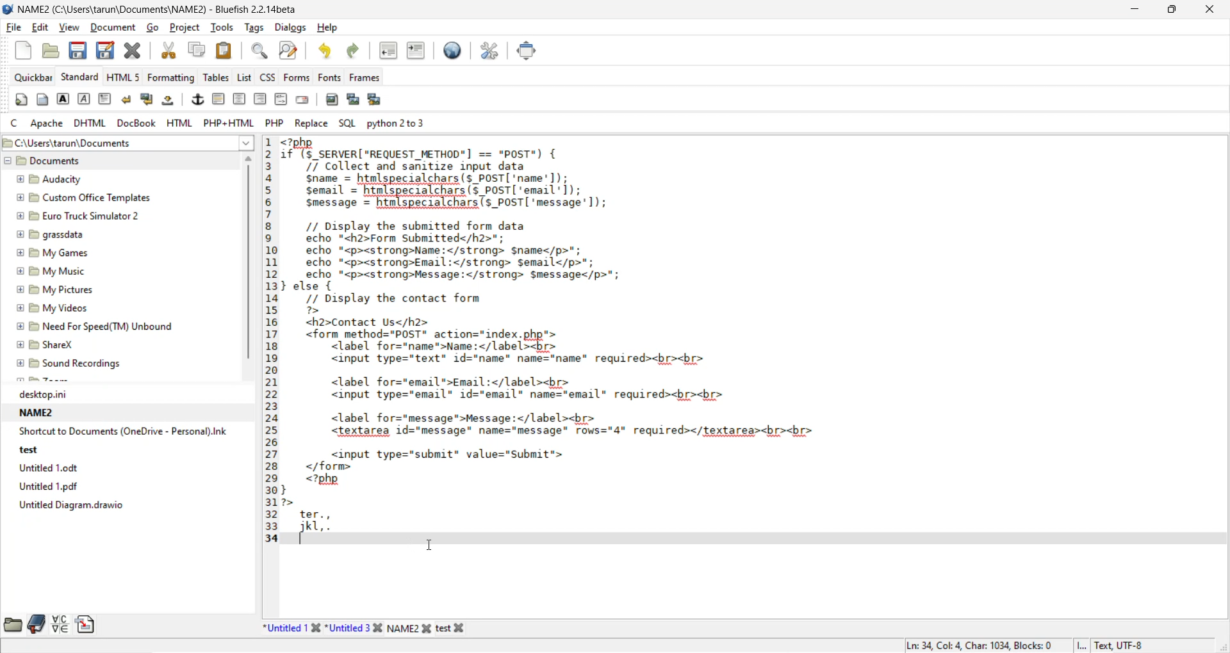  Describe the element at coordinates (1205, 10) in the screenshot. I see `close` at that location.